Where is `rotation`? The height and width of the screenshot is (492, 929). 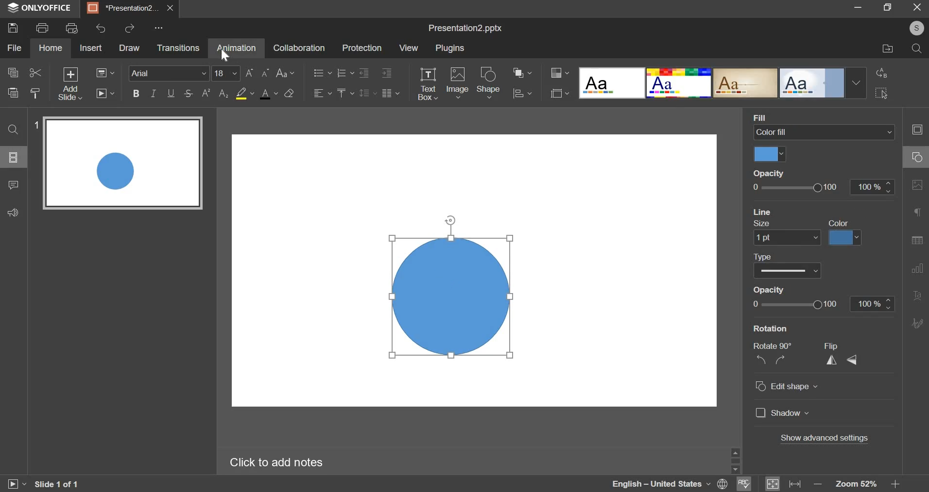 rotation is located at coordinates (772, 356).